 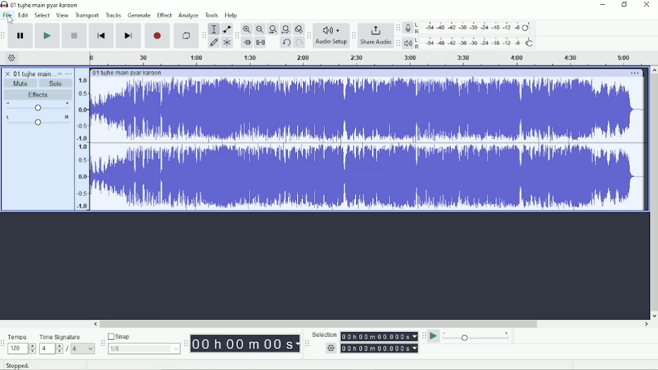 What do you see at coordinates (164, 15) in the screenshot?
I see `Effect` at bounding box center [164, 15].